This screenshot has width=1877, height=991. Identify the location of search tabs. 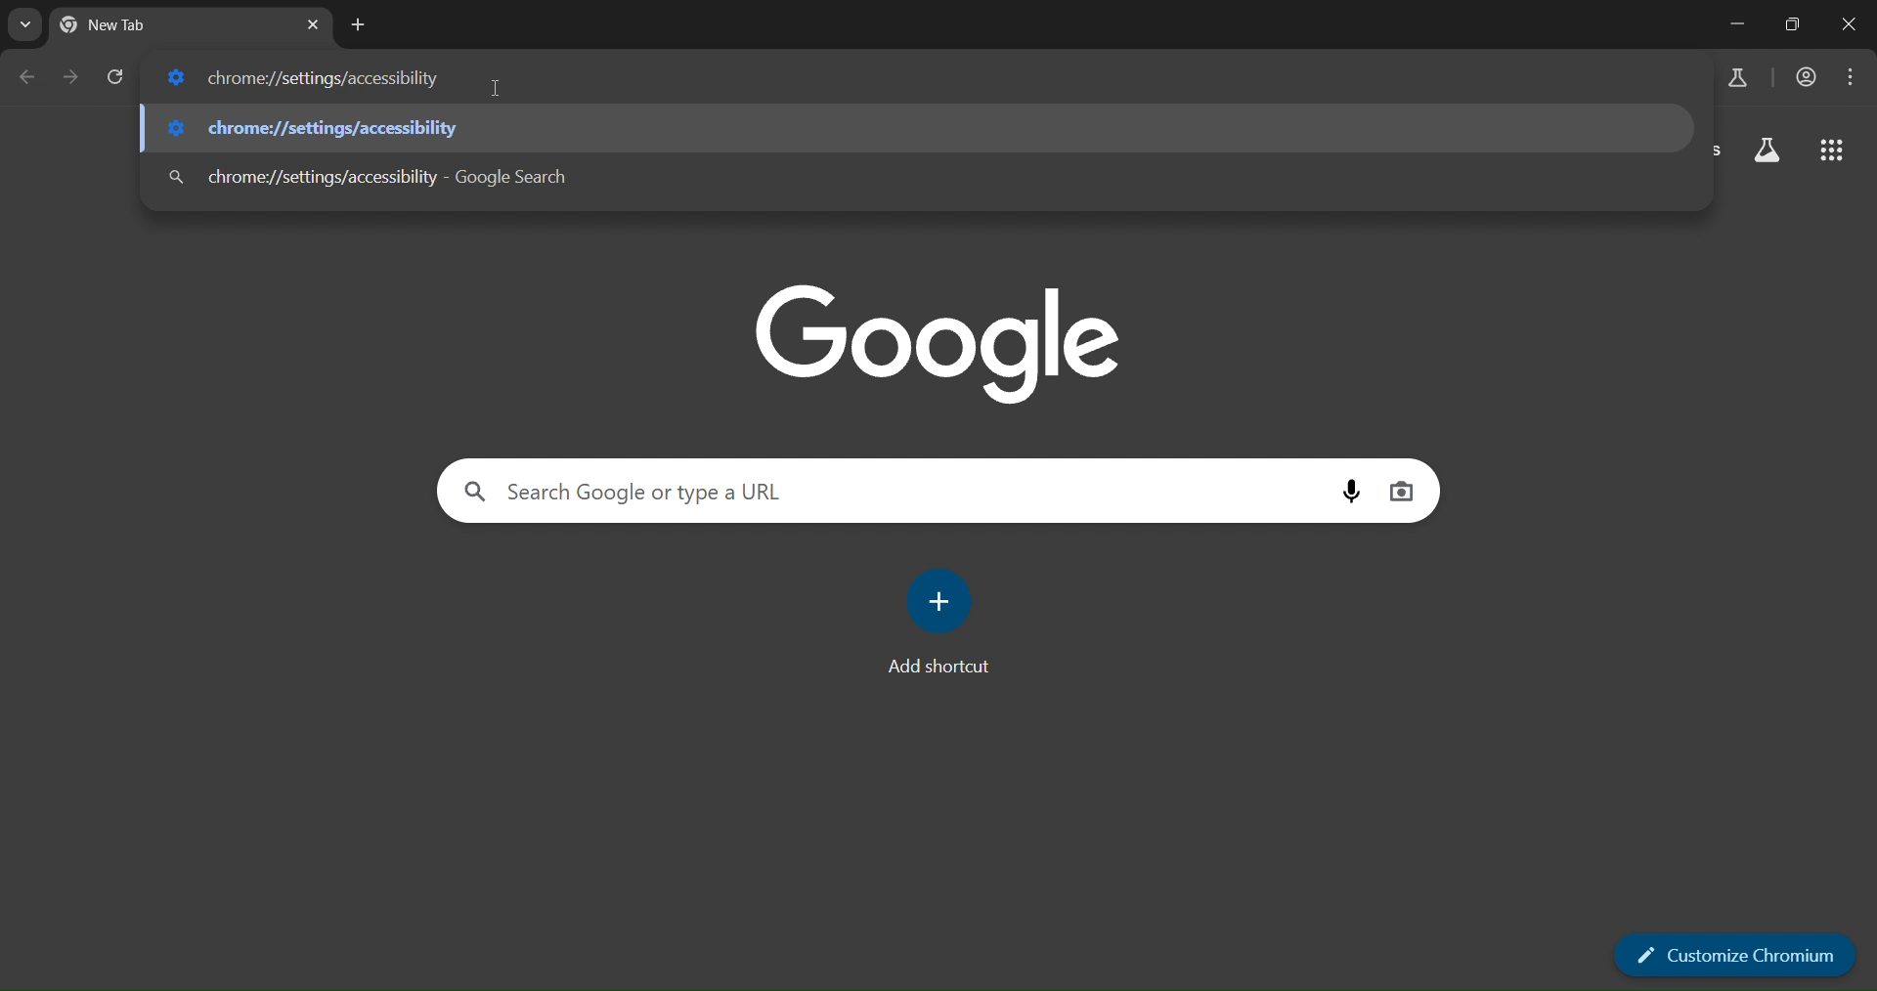
(24, 26).